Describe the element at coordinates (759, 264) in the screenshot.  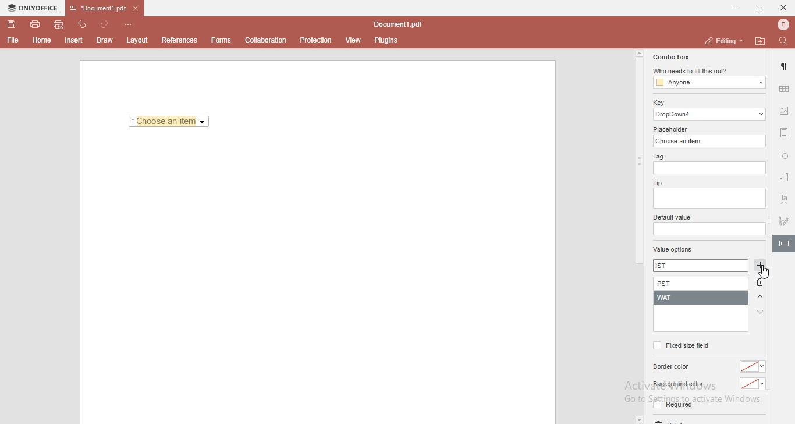
I see `add button ` at that location.